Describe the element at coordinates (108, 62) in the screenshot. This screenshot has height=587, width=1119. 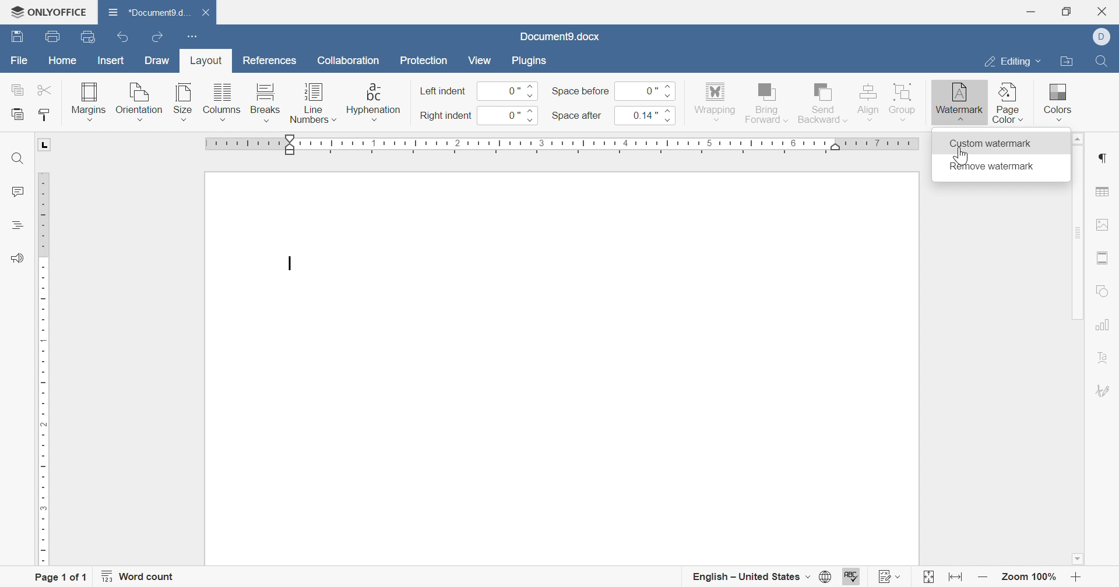
I see `insert` at that location.